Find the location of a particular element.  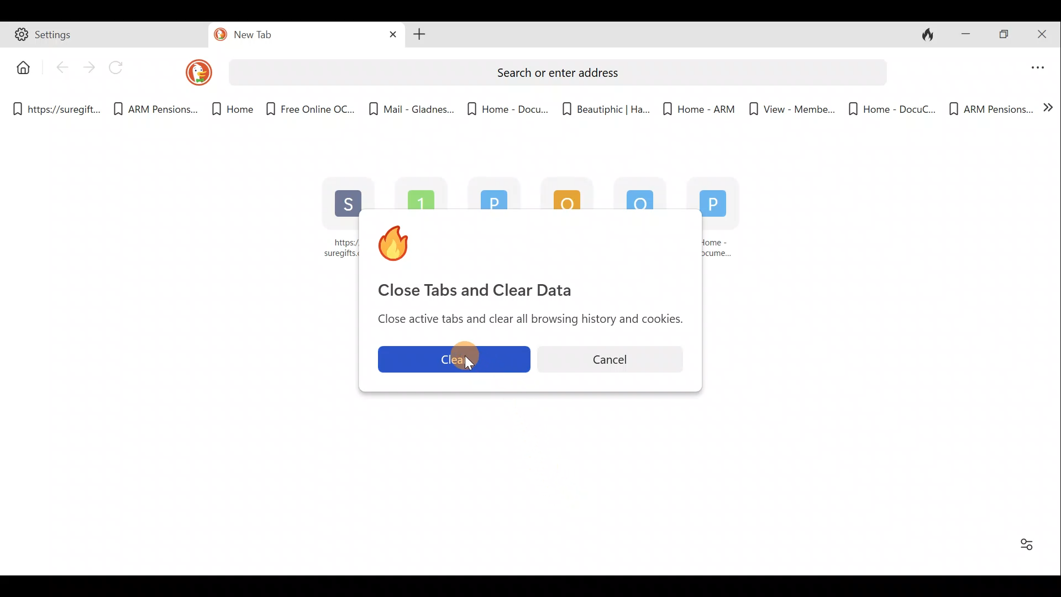

Cursor is located at coordinates (457, 363).